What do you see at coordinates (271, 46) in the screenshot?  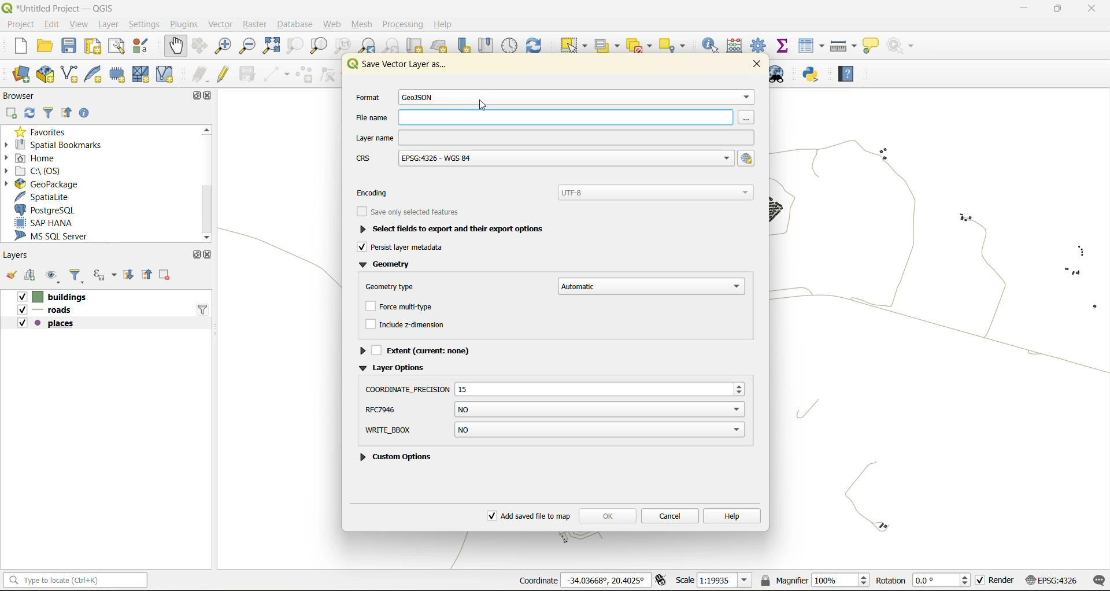 I see `zoom full` at bounding box center [271, 46].